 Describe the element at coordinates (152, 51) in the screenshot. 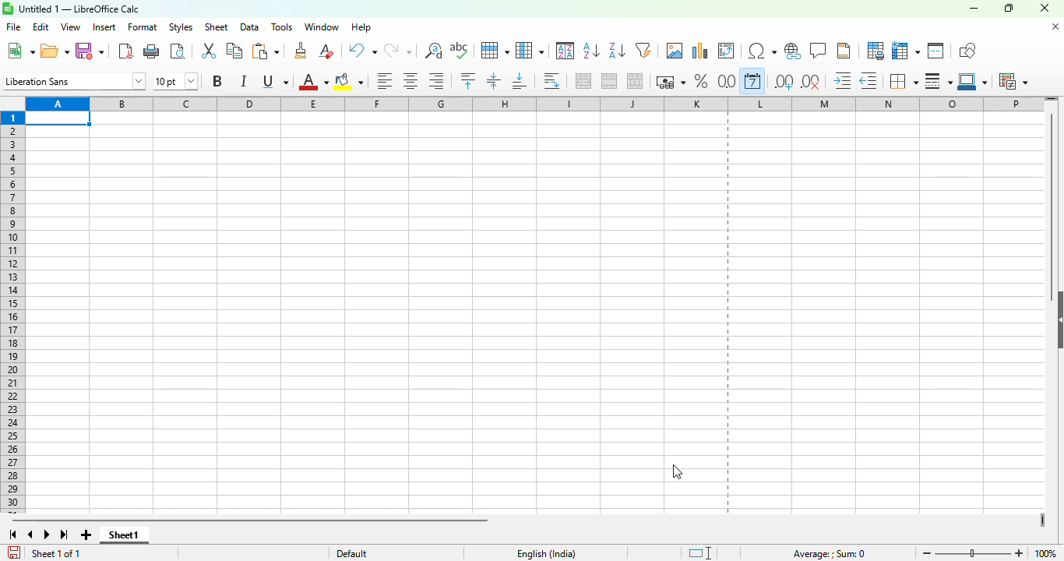

I see `print` at that location.